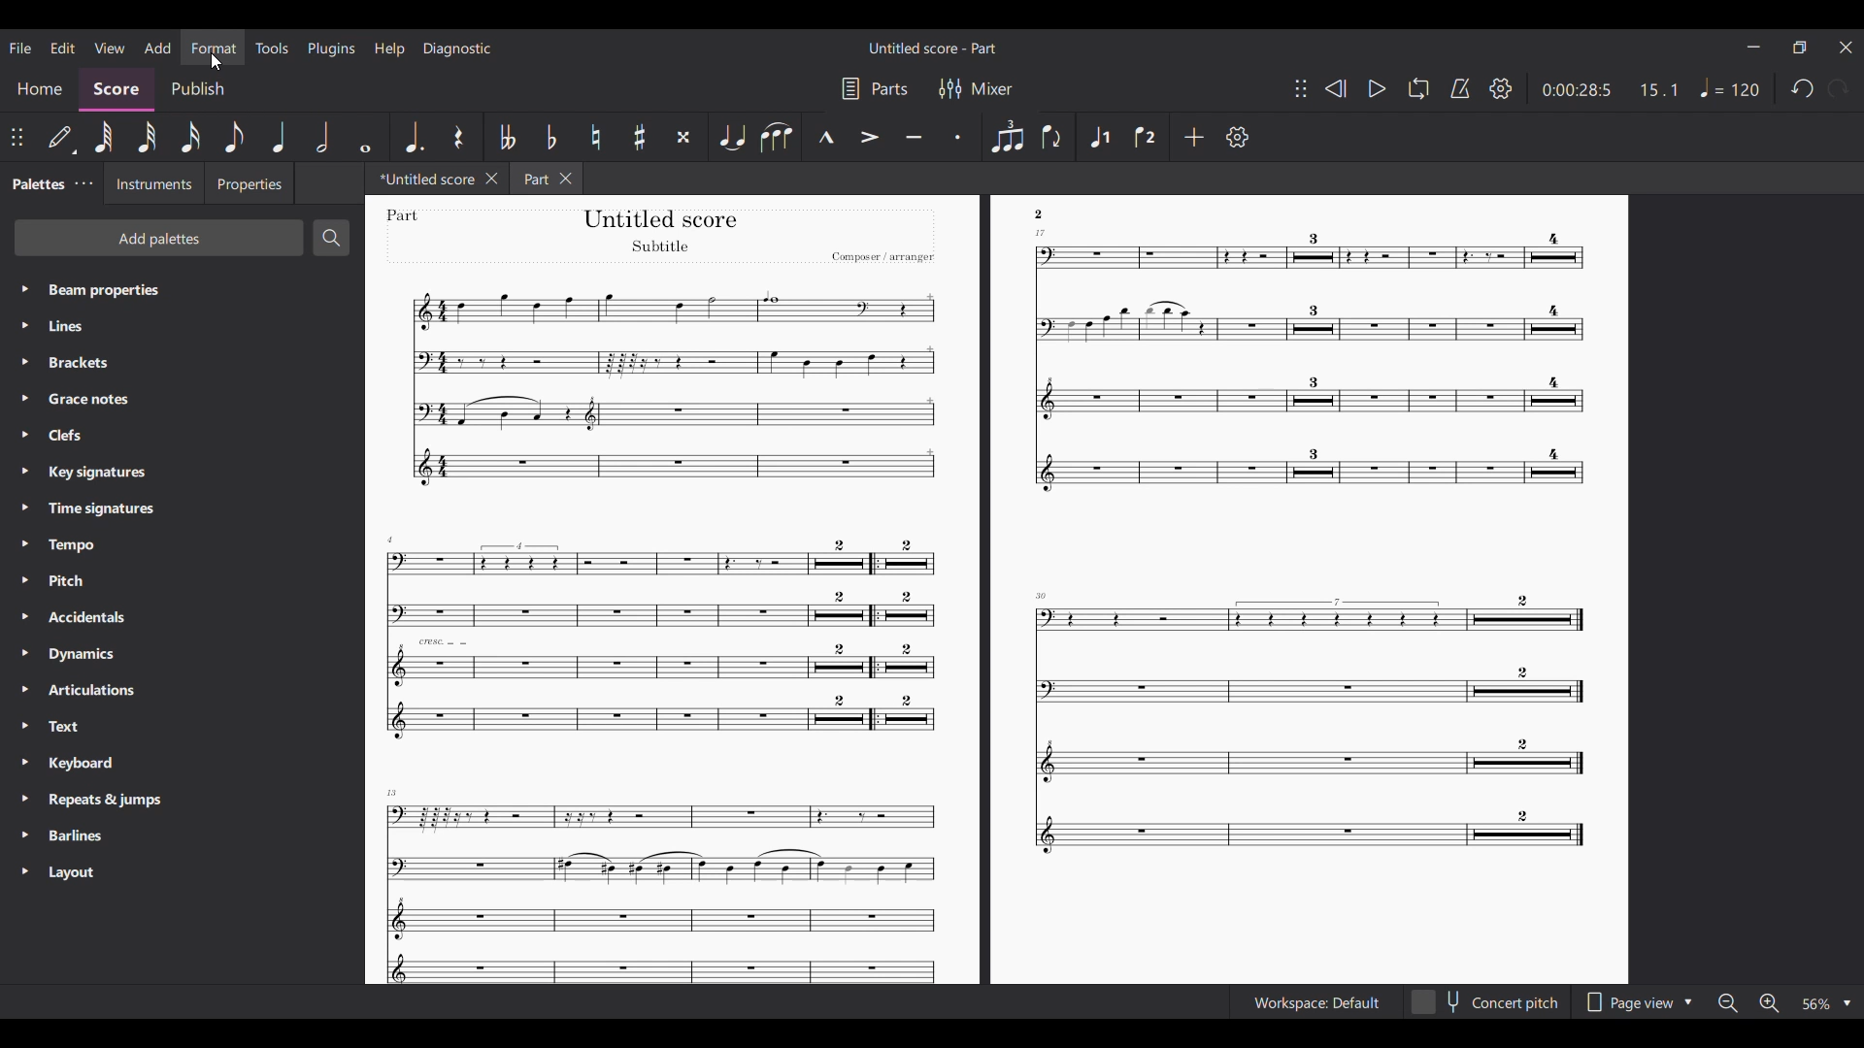  What do you see at coordinates (412, 137) in the screenshot?
I see `Augmentation dot` at bounding box center [412, 137].